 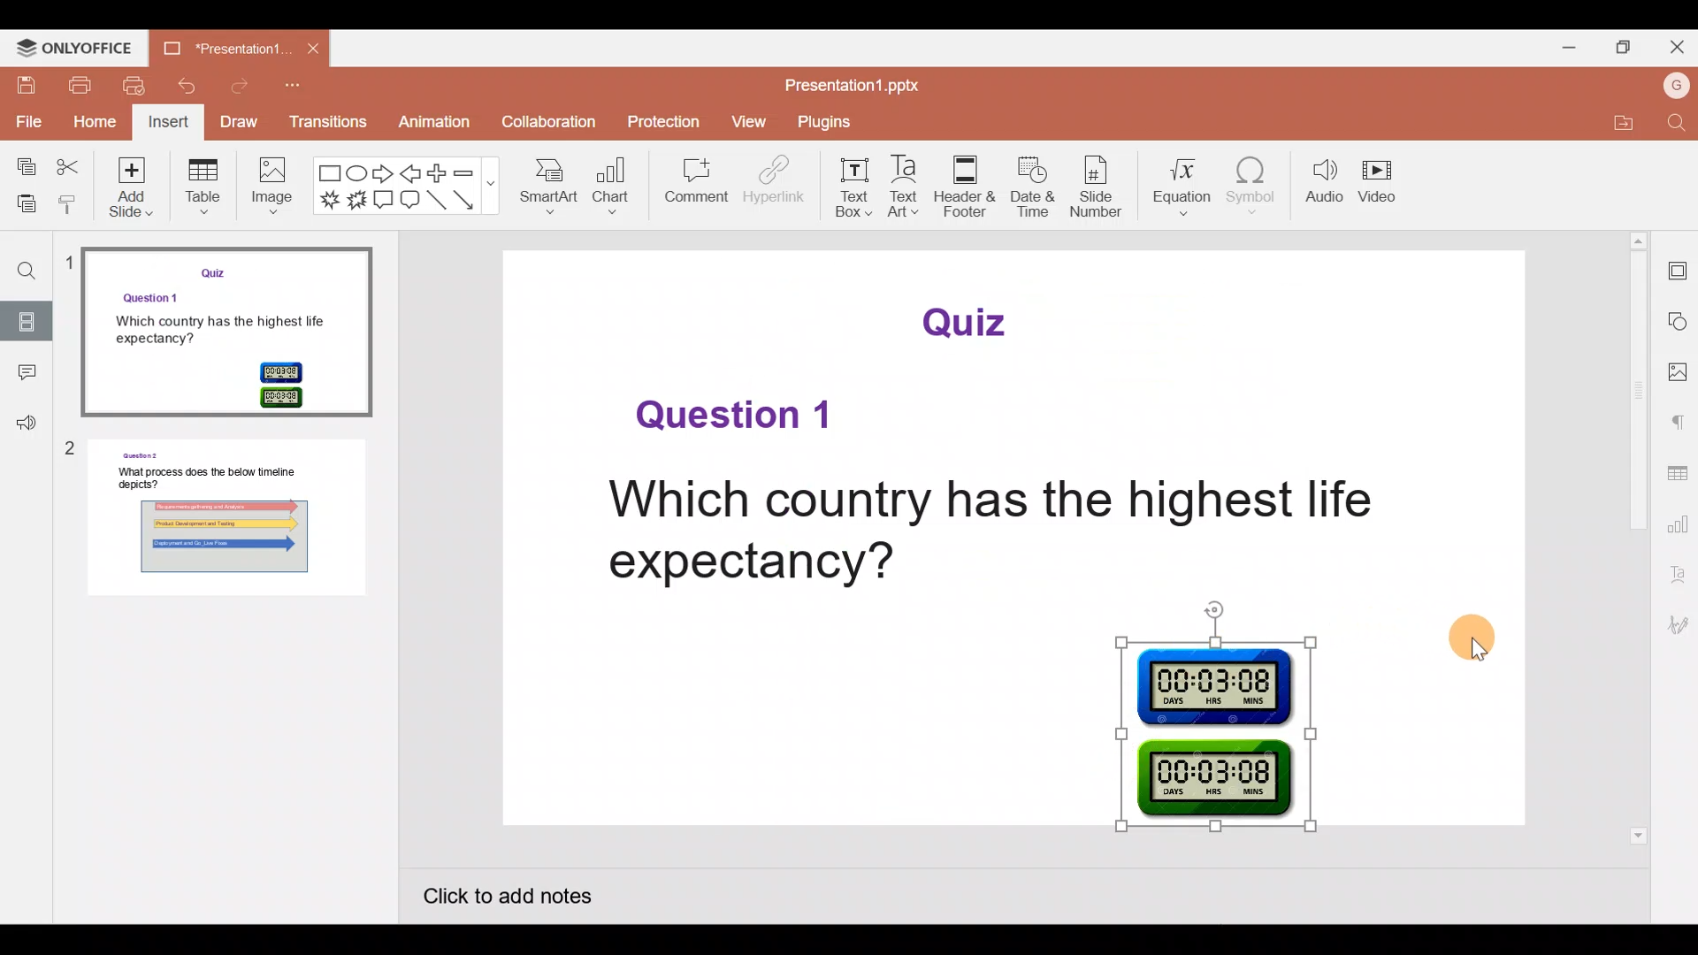 What do you see at coordinates (525, 900) in the screenshot?
I see `Click to add notes` at bounding box center [525, 900].